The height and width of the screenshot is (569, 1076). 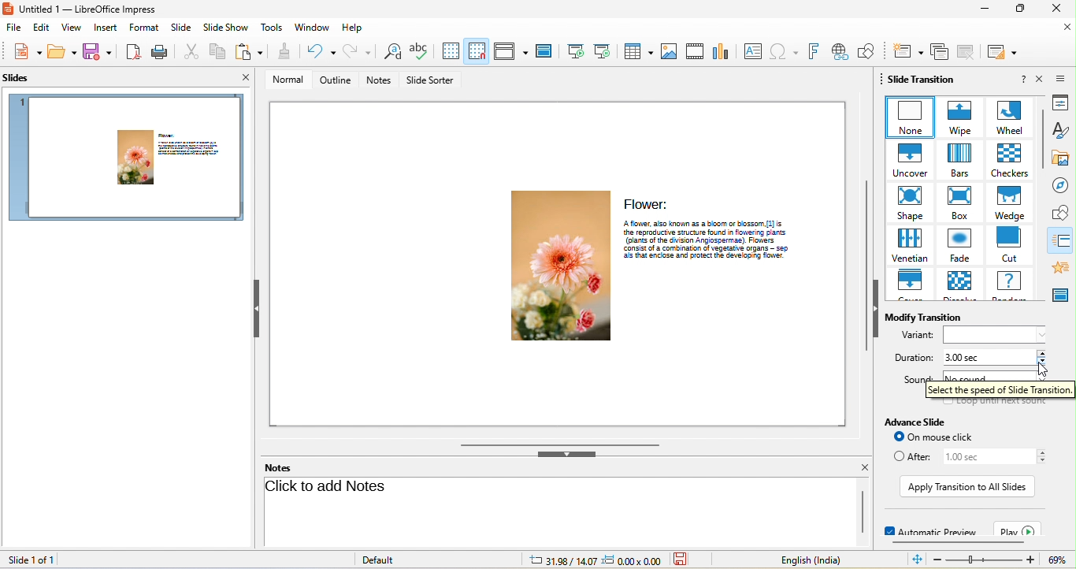 I want to click on slides, so click(x=17, y=78).